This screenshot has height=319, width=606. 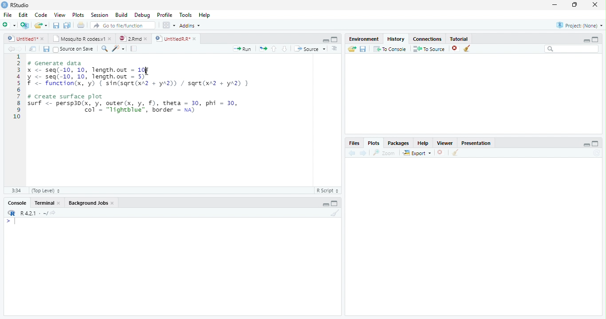 What do you see at coordinates (579, 25) in the screenshot?
I see `Project: (None)` at bounding box center [579, 25].